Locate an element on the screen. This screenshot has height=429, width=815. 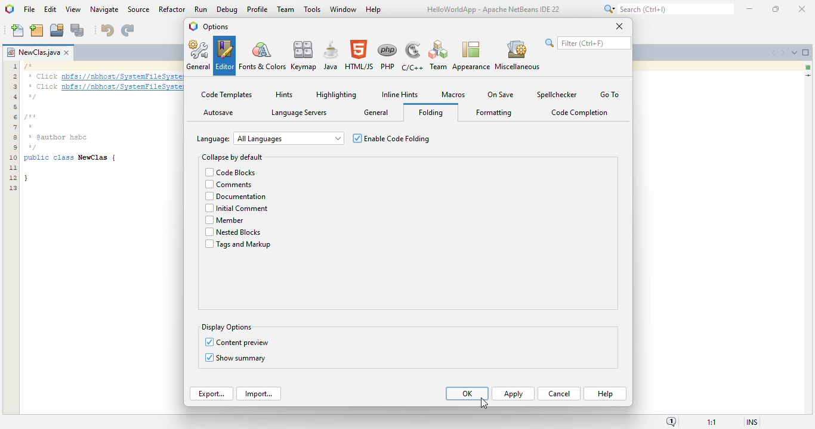
Line numbers is located at coordinates (12, 128).